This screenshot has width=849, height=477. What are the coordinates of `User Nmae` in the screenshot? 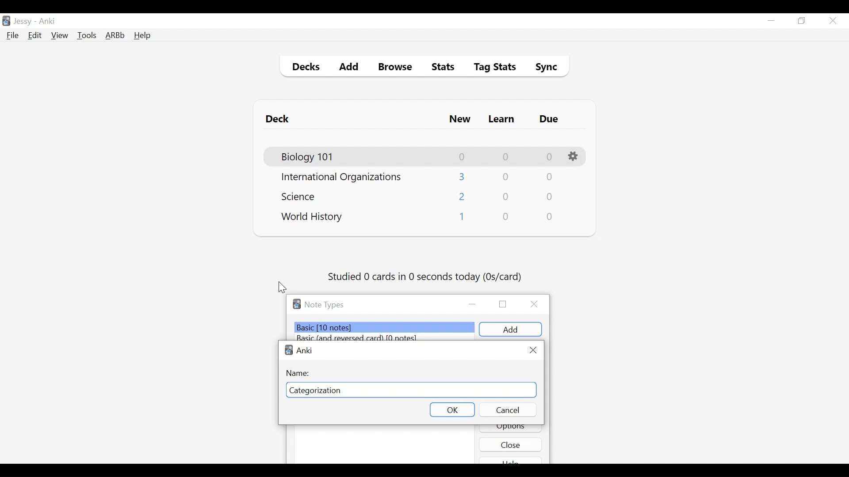 It's located at (24, 22).